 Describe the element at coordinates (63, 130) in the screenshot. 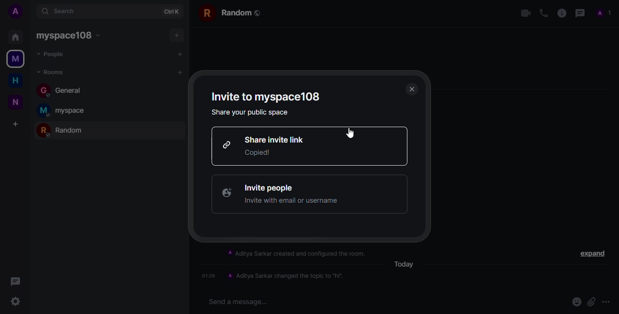

I see `random` at that location.